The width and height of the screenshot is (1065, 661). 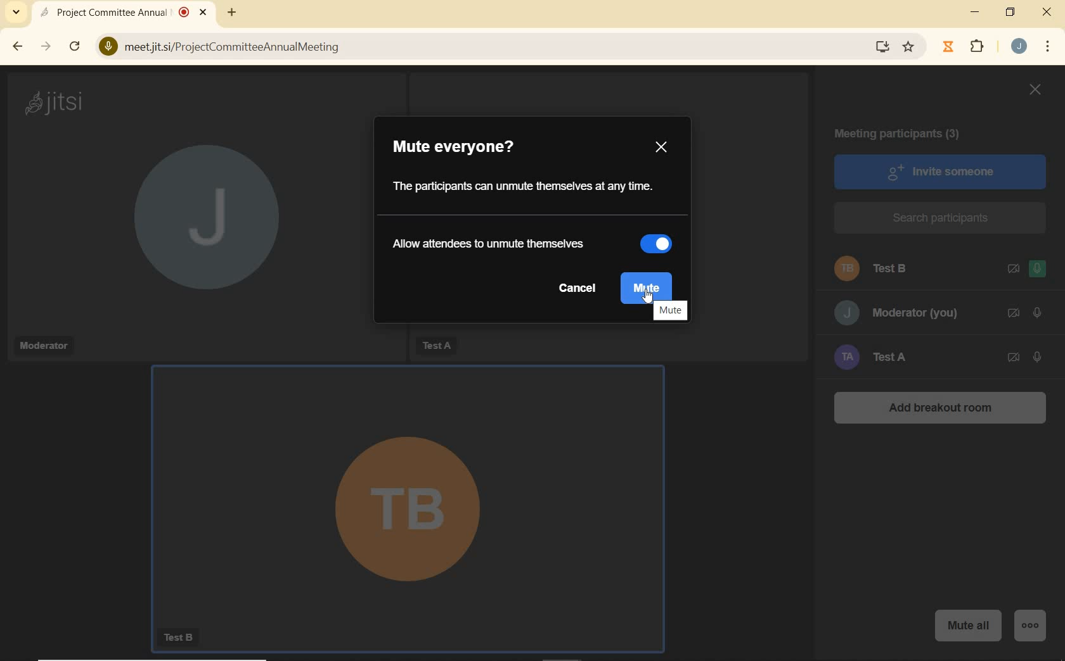 I want to click on PARTICIPANT B, so click(x=880, y=270).